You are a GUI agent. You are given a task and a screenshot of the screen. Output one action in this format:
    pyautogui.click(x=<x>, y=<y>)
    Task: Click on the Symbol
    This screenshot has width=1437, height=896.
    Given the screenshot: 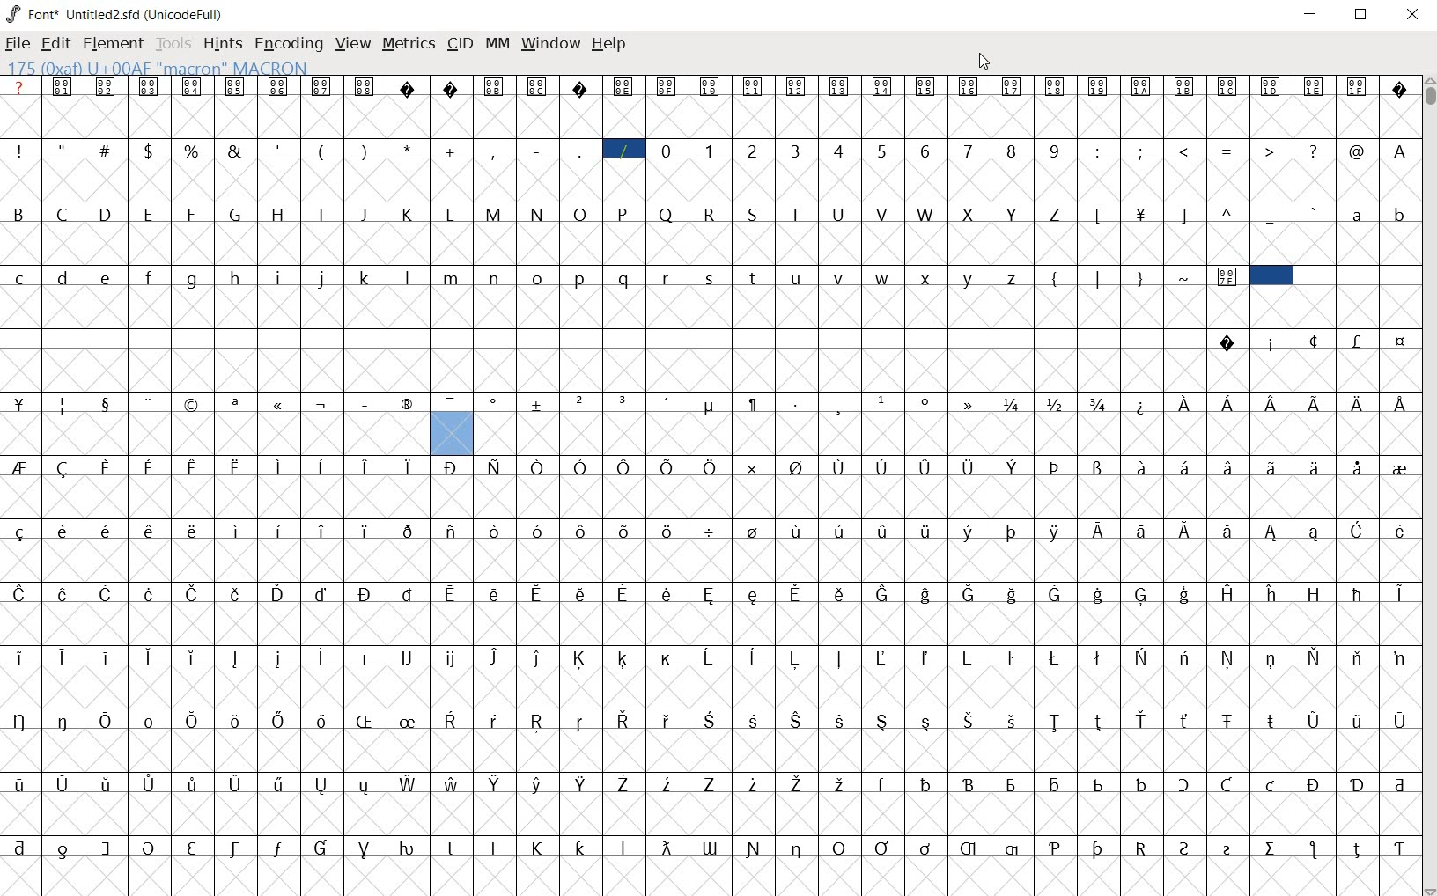 What is the action you would take?
    pyautogui.click(x=1186, y=89)
    